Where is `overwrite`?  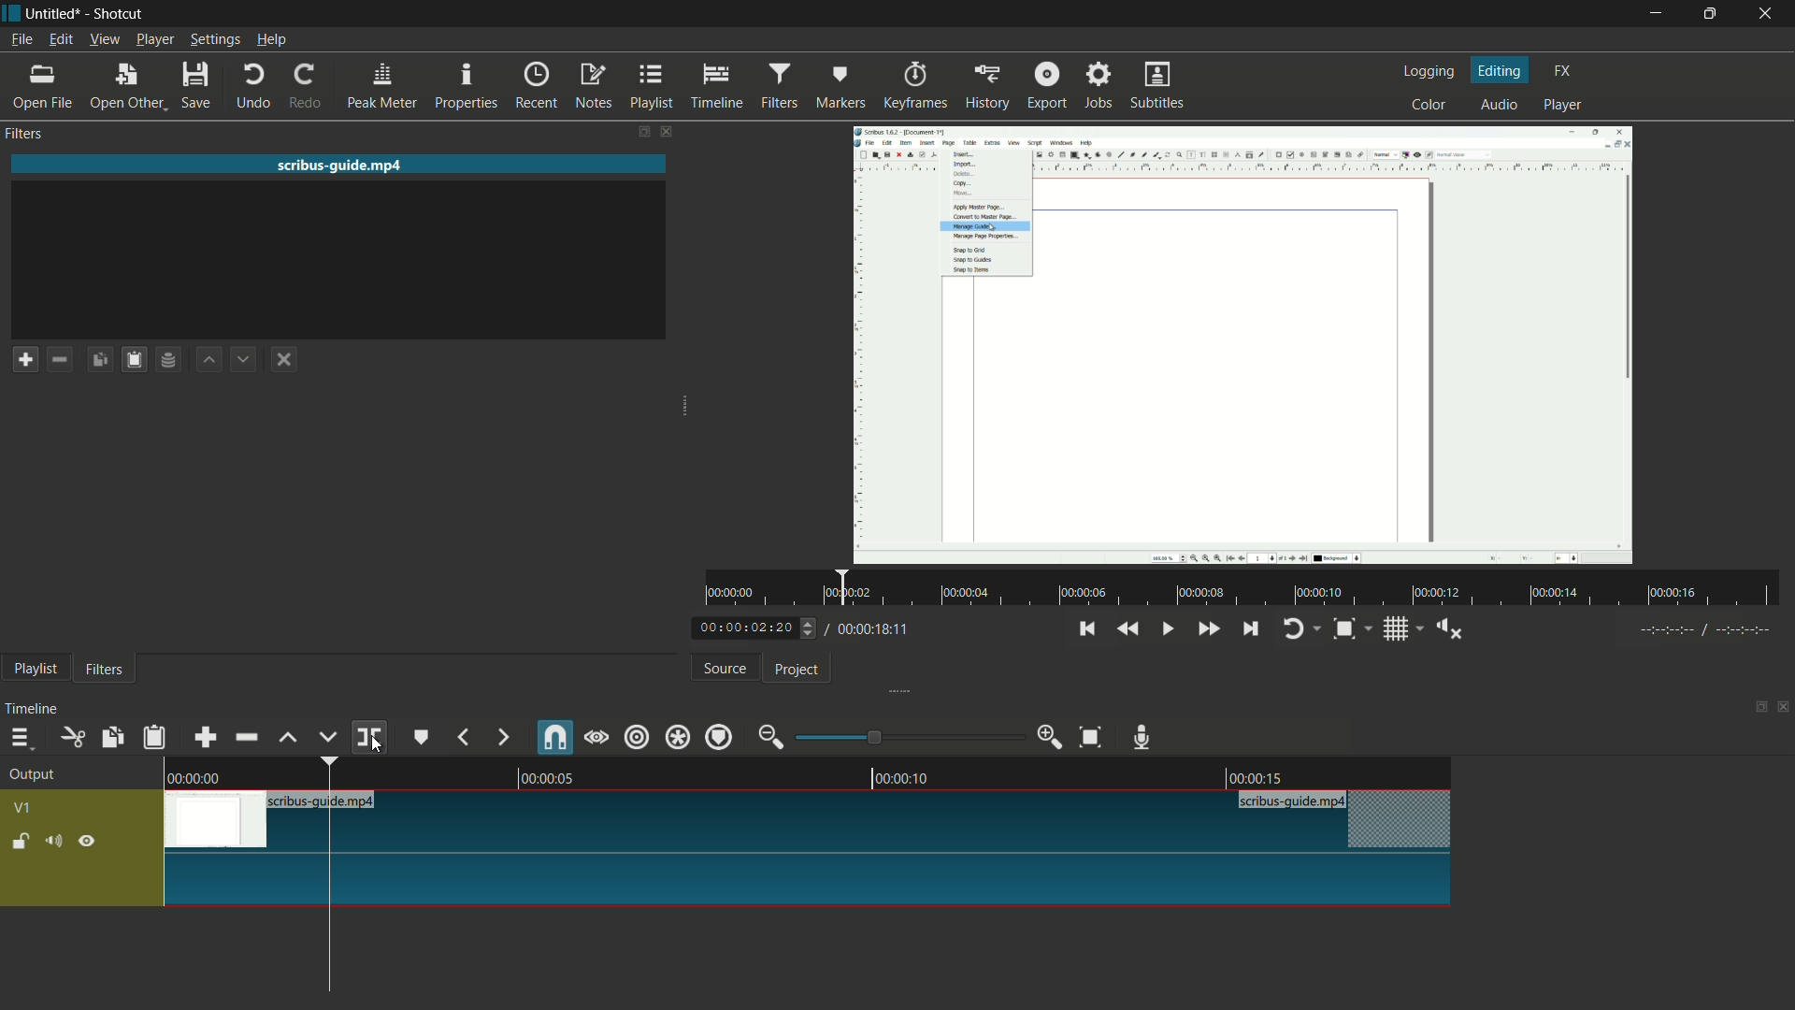
overwrite is located at coordinates (324, 737).